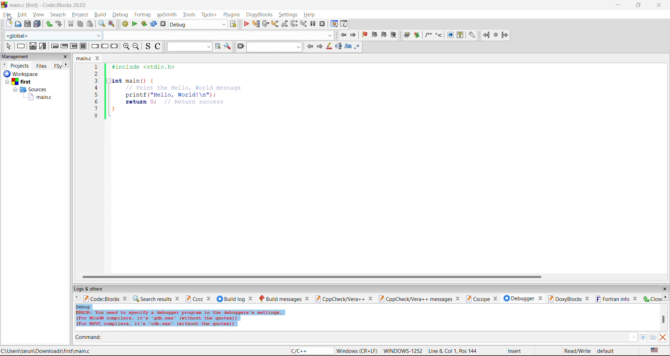 The width and height of the screenshot is (670, 356). I want to click on comment, so click(428, 35).